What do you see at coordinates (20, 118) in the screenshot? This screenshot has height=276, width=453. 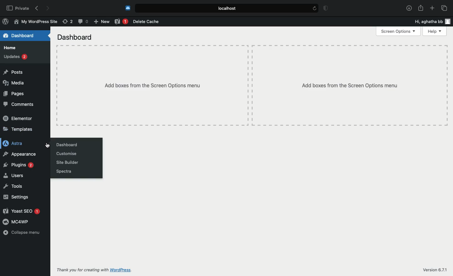 I see `Elementor` at bounding box center [20, 118].